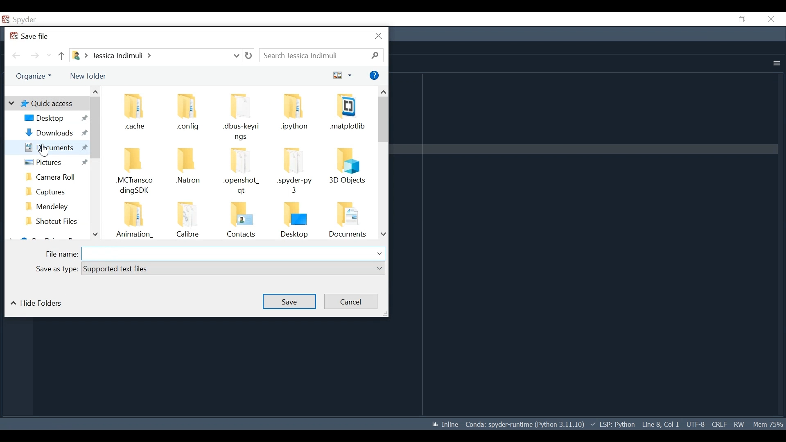 This screenshot has width=786, height=442. What do you see at coordinates (135, 221) in the screenshot?
I see `Folder` at bounding box center [135, 221].